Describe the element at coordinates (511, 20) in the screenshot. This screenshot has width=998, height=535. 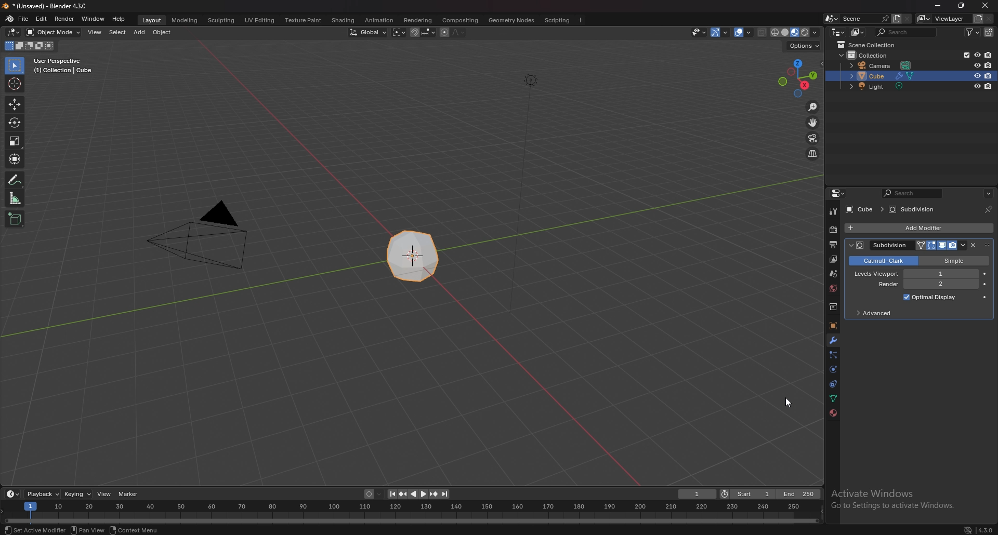
I see `geometry nodes` at that location.